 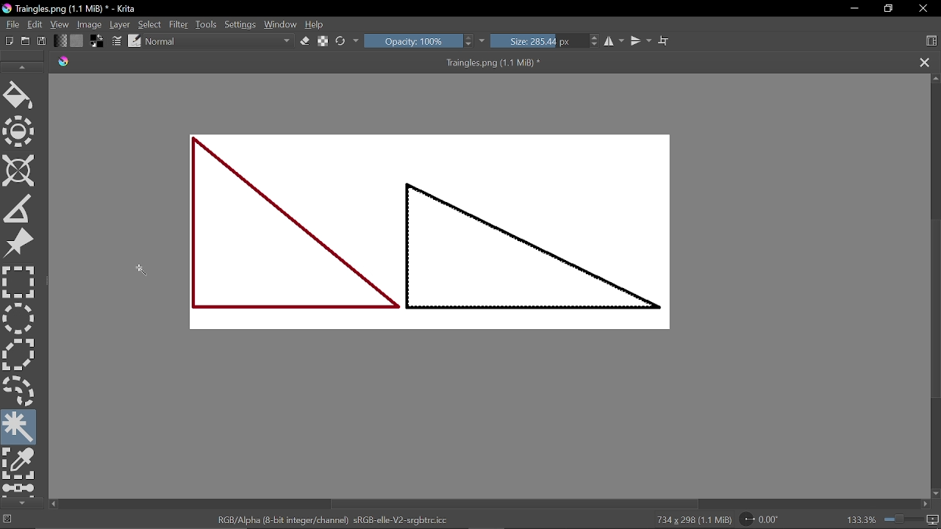 I want to click on Opacity, so click(x=412, y=40).